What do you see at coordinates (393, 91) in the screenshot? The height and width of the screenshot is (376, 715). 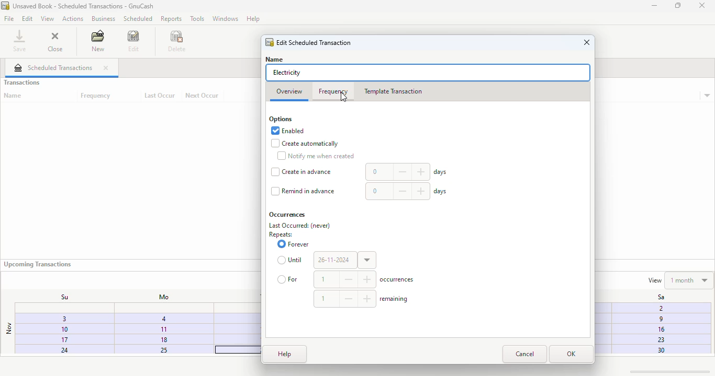 I see `template transaction` at bounding box center [393, 91].